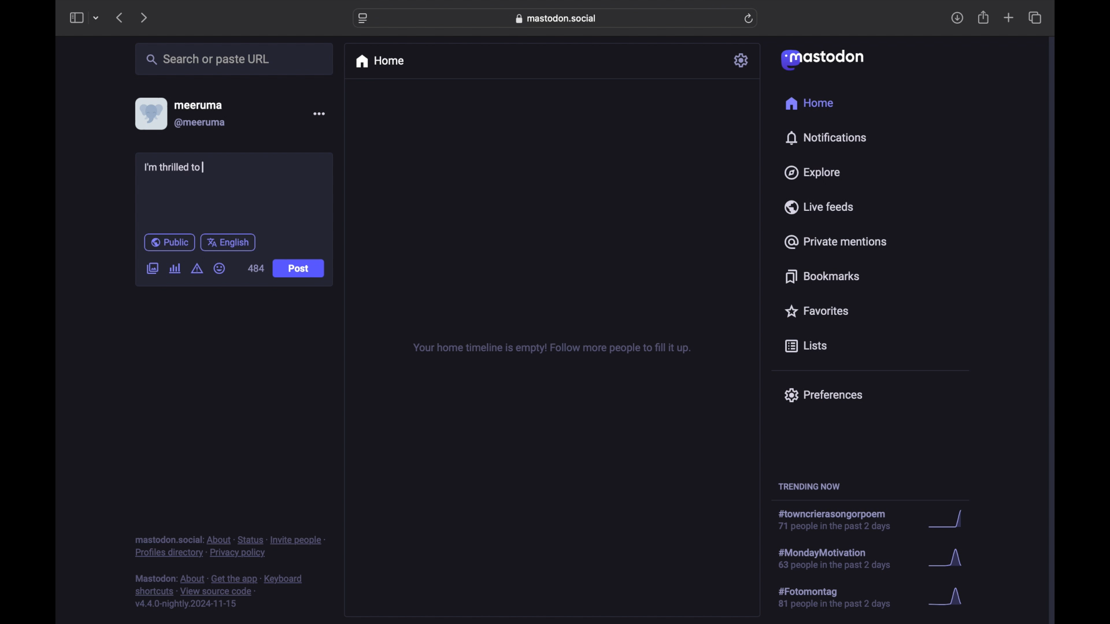 The height and width of the screenshot is (624, 1110). What do you see at coordinates (97, 17) in the screenshot?
I see `tab group picker` at bounding box center [97, 17].